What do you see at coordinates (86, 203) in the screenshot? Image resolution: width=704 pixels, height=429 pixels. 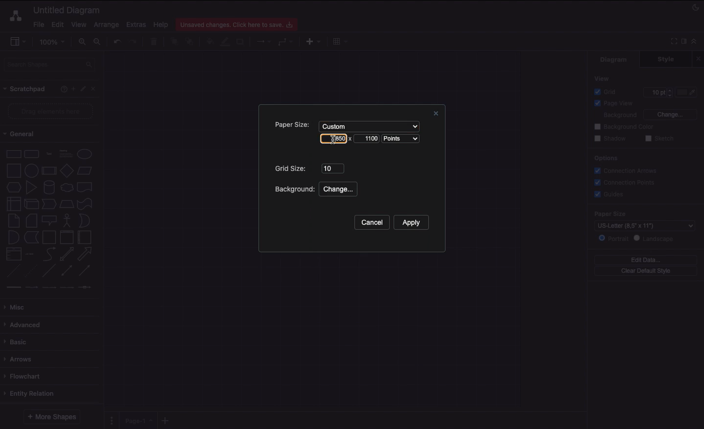 I see `Tape` at bounding box center [86, 203].